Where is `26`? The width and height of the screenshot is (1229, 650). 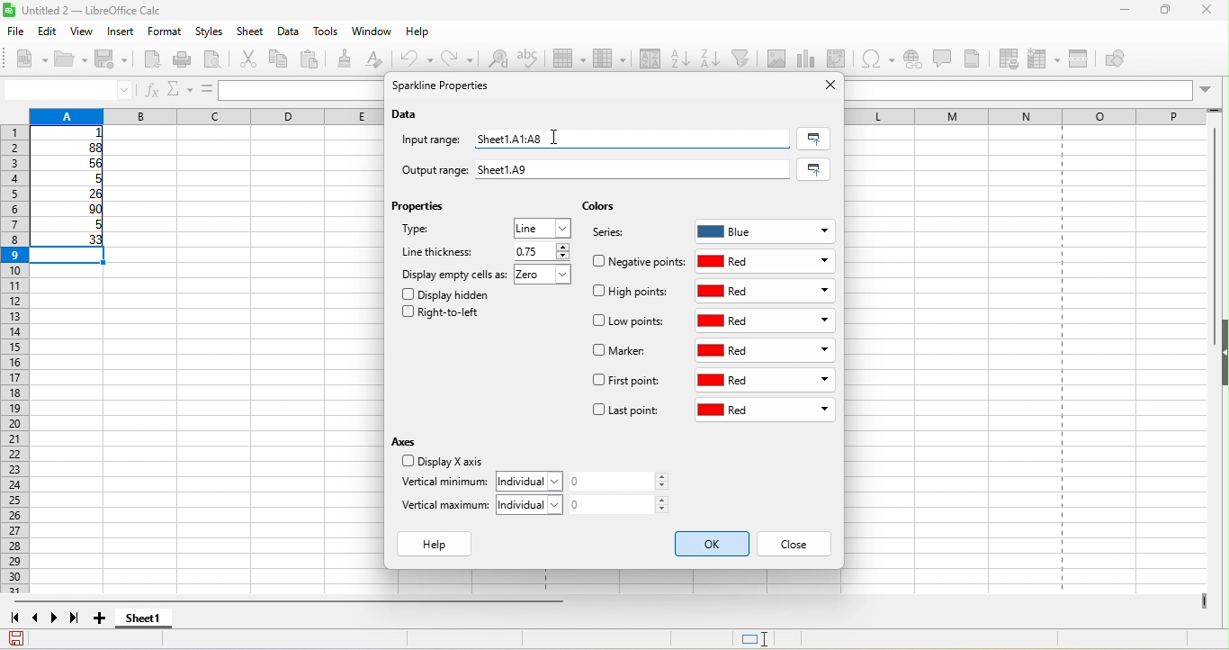
26 is located at coordinates (71, 194).